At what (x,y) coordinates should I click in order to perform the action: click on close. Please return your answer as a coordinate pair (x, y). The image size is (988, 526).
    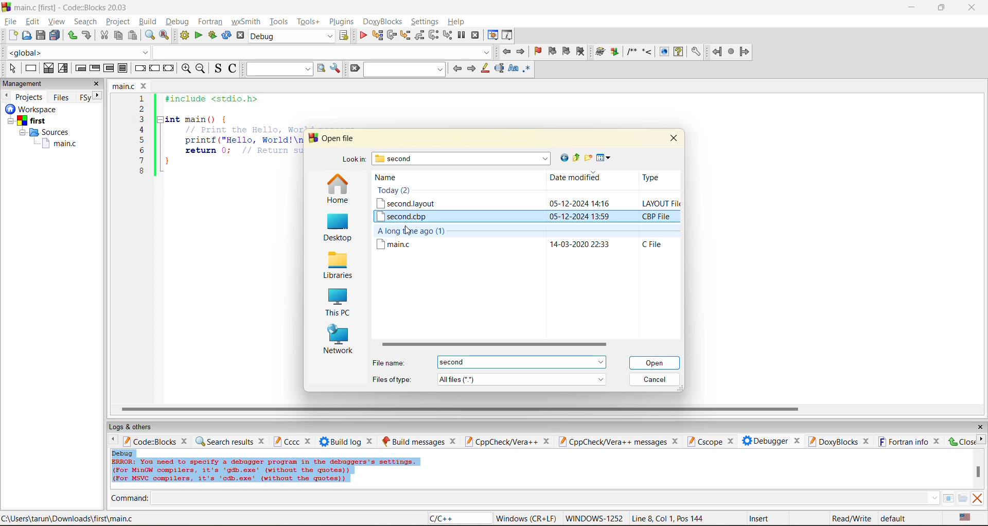
    Looking at the image, I should click on (145, 86).